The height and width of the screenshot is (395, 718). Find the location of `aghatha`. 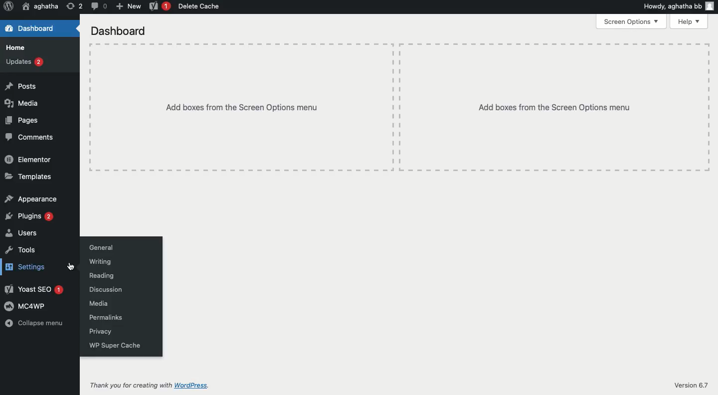

aghatha is located at coordinates (40, 5).